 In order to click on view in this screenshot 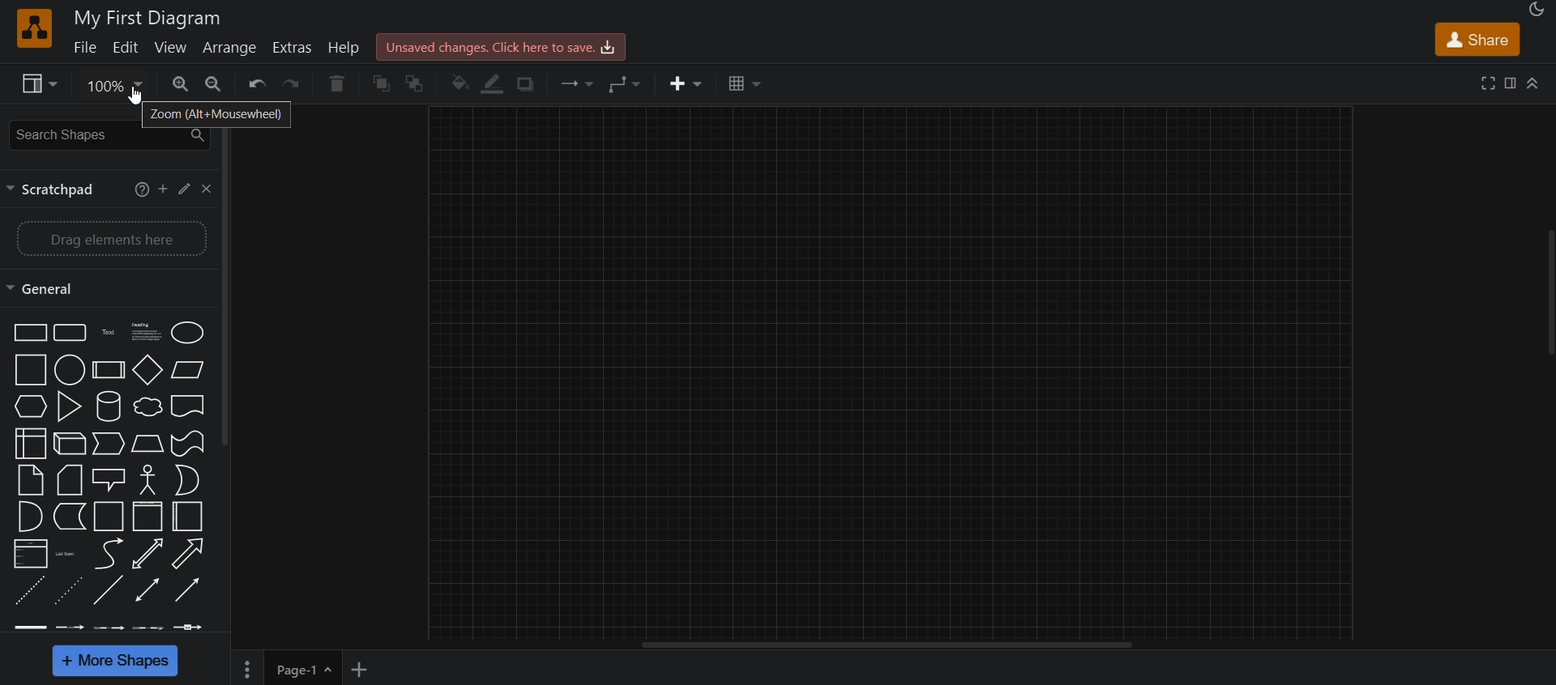, I will do `click(170, 47)`.